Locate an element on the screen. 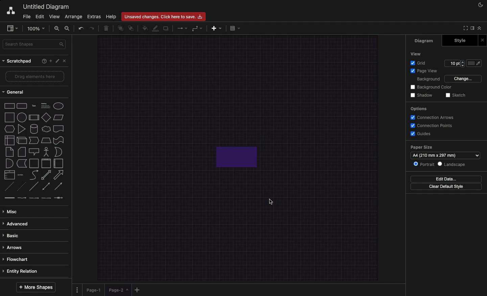  General is located at coordinates (14, 93).